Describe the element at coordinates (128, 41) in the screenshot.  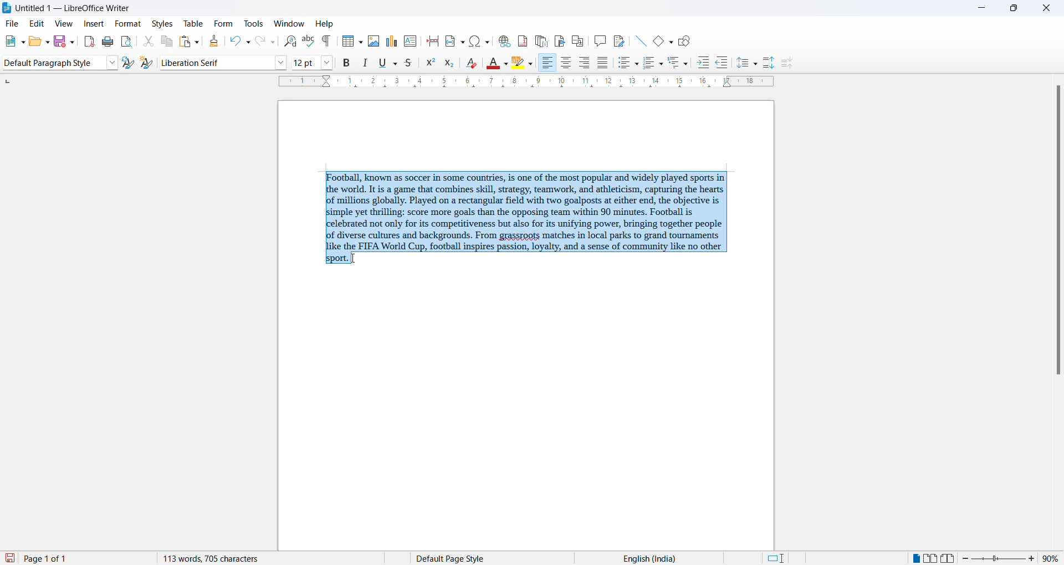
I see `print preview` at that location.